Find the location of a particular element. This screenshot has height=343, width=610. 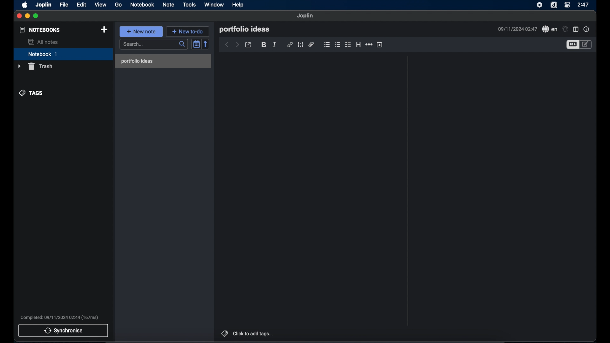

notebooks is located at coordinates (40, 30).